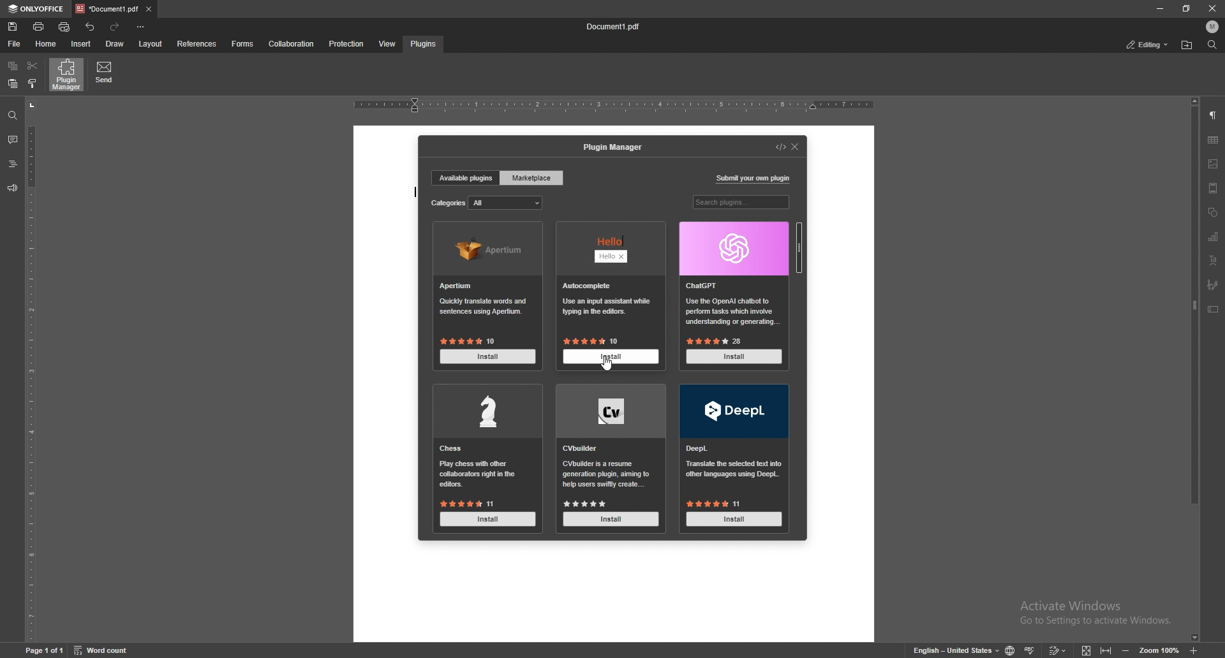 The height and width of the screenshot is (658, 1225). I want to click on install, so click(612, 356).